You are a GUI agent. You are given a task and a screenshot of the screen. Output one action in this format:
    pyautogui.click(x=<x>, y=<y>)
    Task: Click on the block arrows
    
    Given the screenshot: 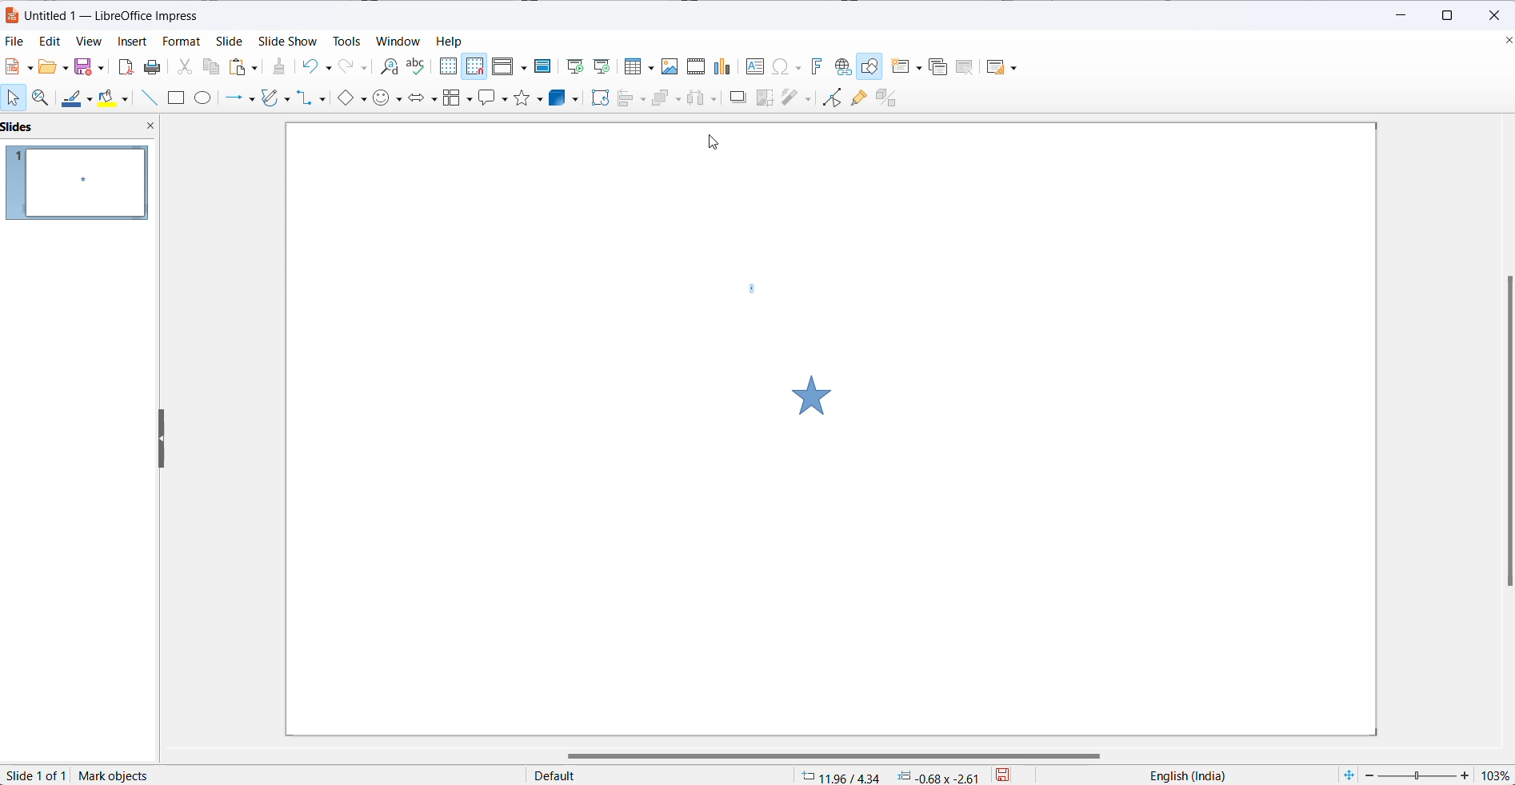 What is the action you would take?
    pyautogui.click(x=422, y=98)
    